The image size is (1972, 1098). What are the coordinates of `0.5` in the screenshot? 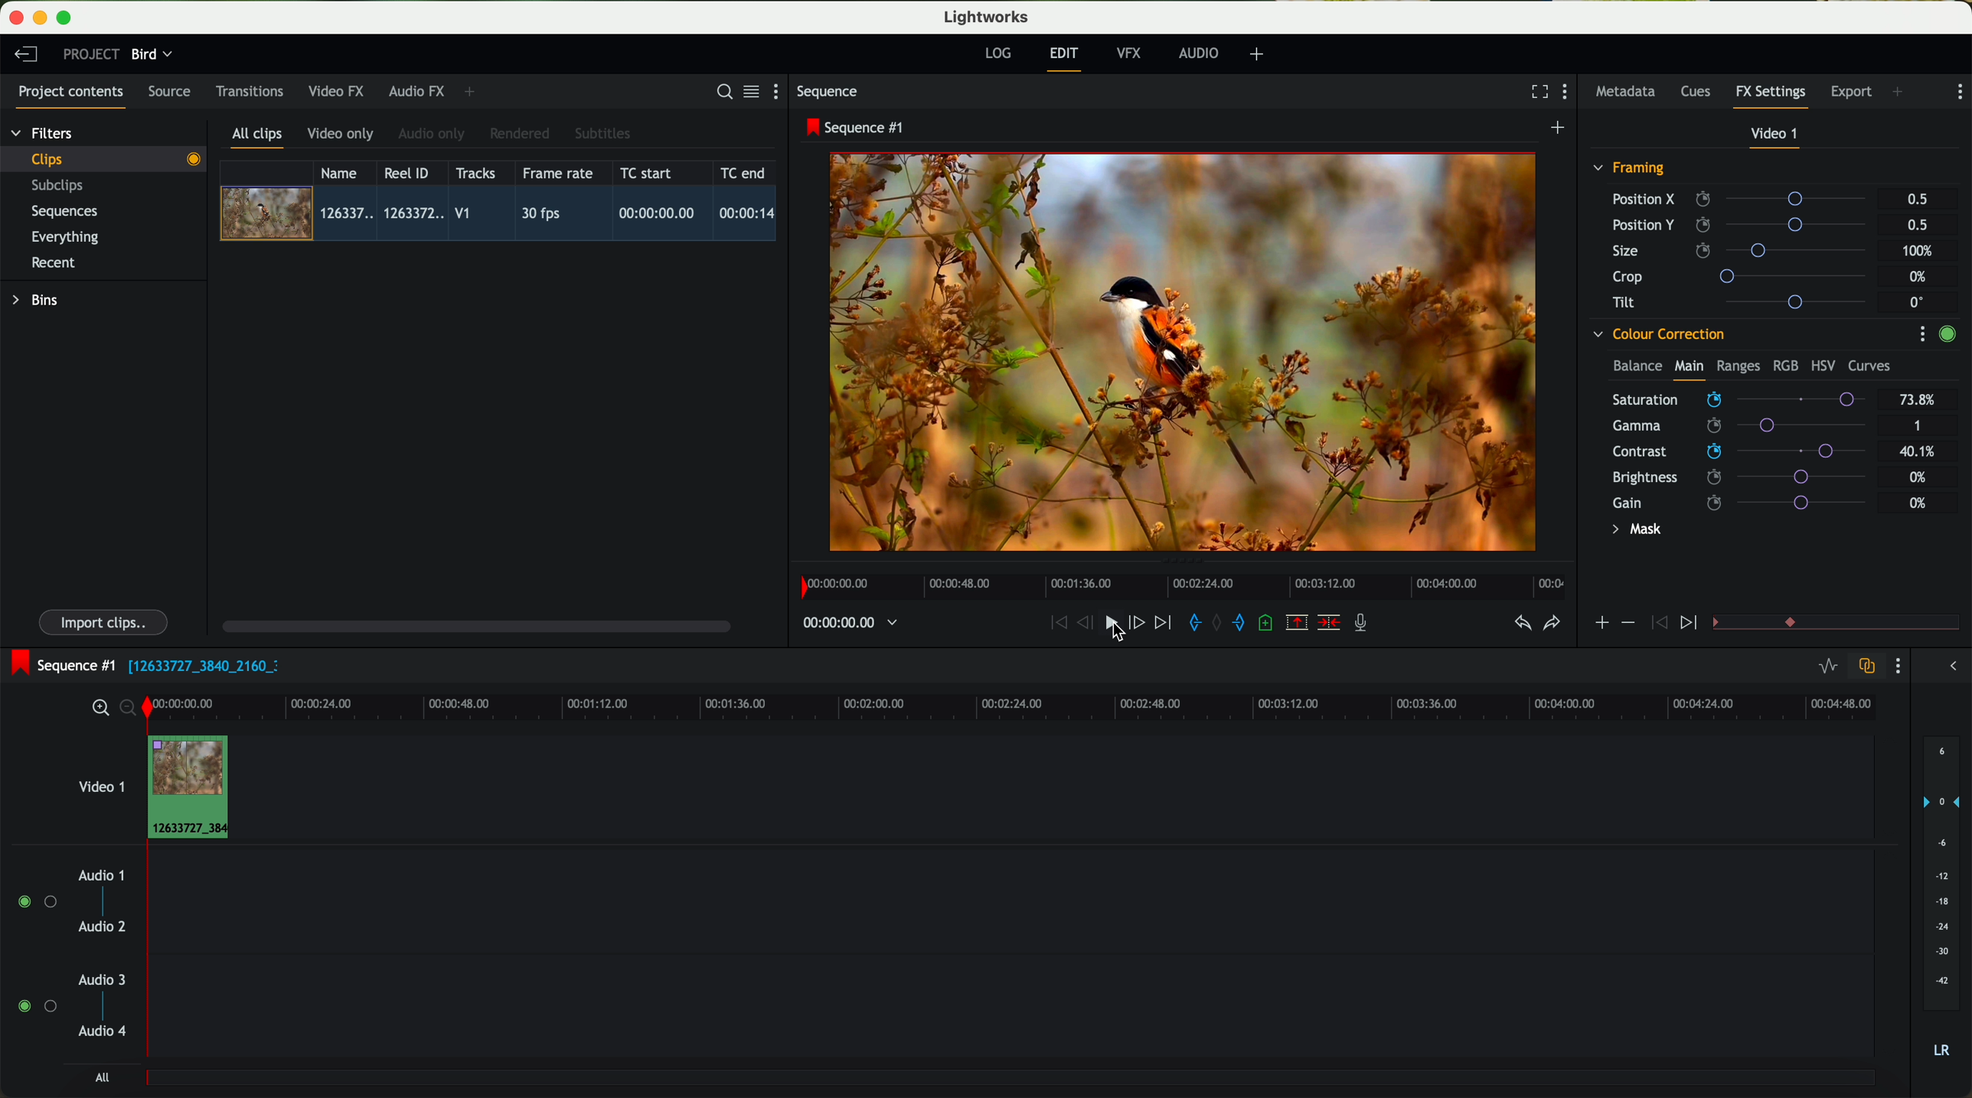 It's located at (1916, 224).